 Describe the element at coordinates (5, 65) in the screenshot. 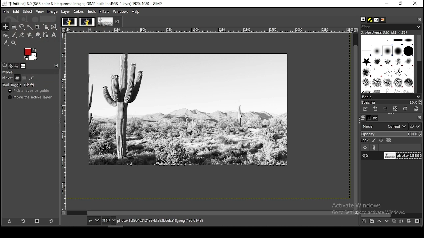

I see `tool selection` at that location.